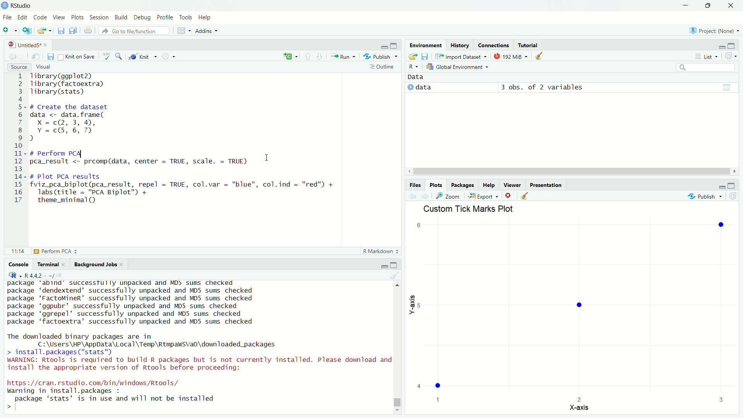 The height and width of the screenshot is (418, 743). What do you see at coordinates (45, 31) in the screenshot?
I see `open an existing file` at bounding box center [45, 31].